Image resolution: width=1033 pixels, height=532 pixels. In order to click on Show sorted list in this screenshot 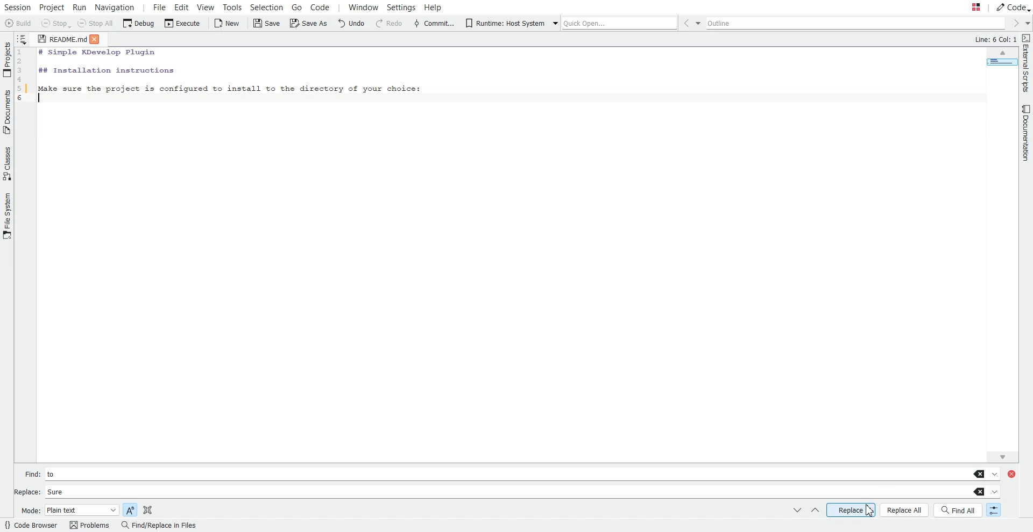, I will do `click(23, 38)`.